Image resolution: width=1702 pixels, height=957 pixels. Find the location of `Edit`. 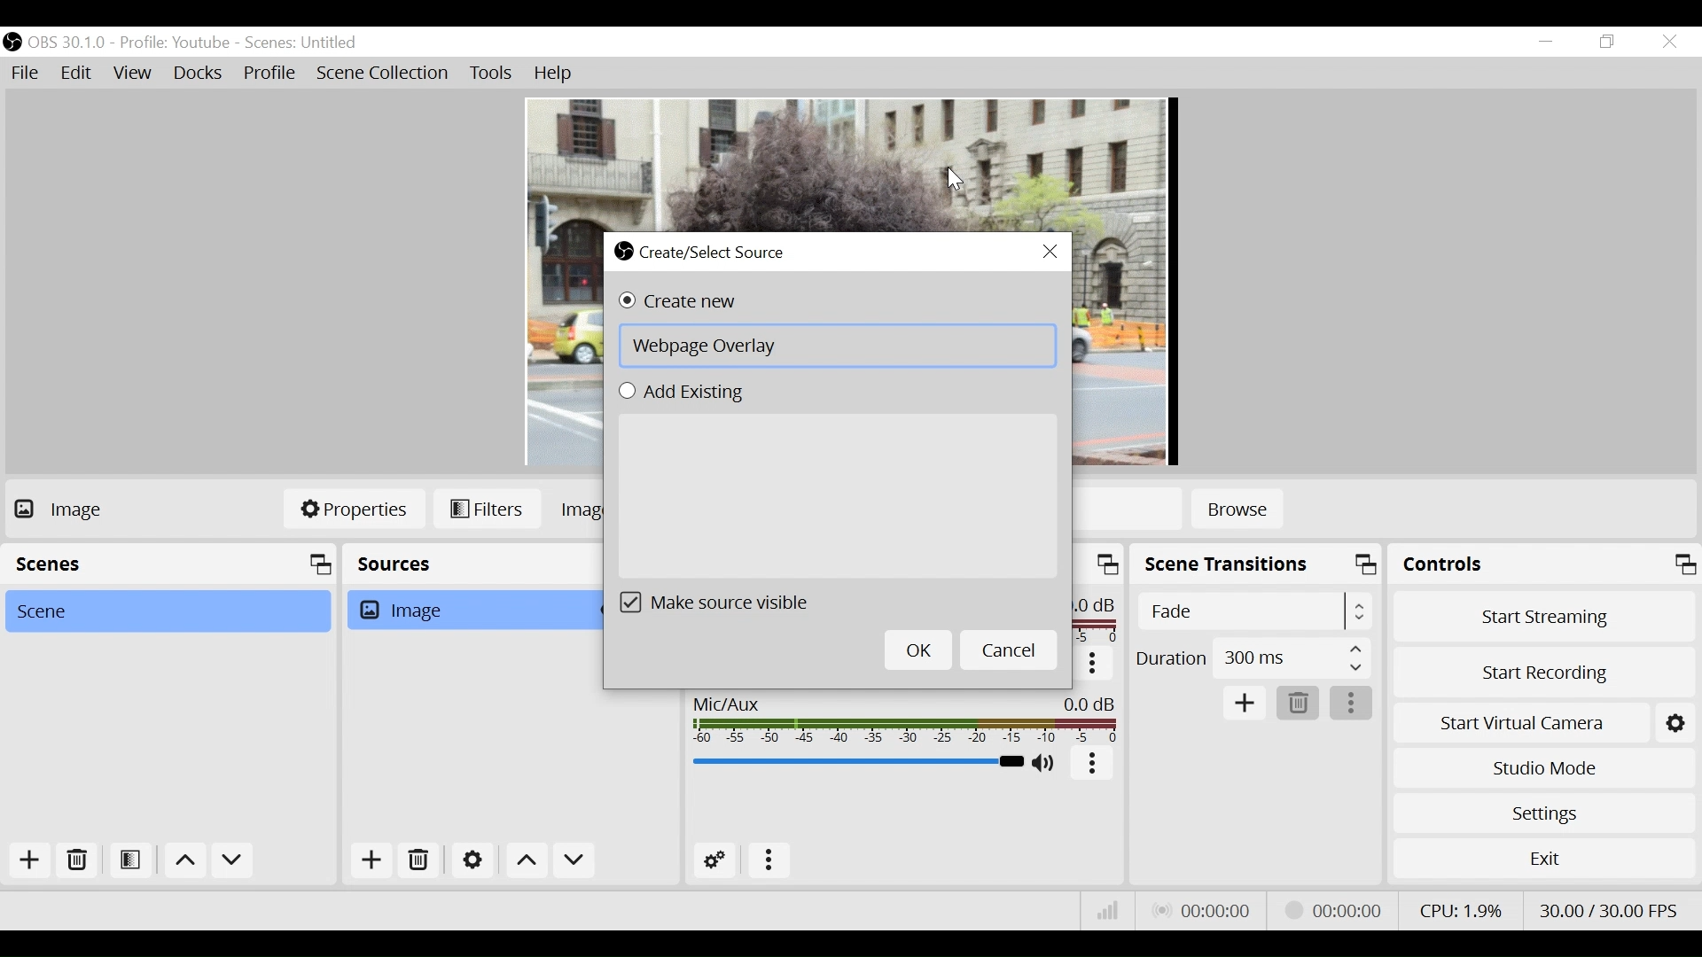

Edit is located at coordinates (77, 75).